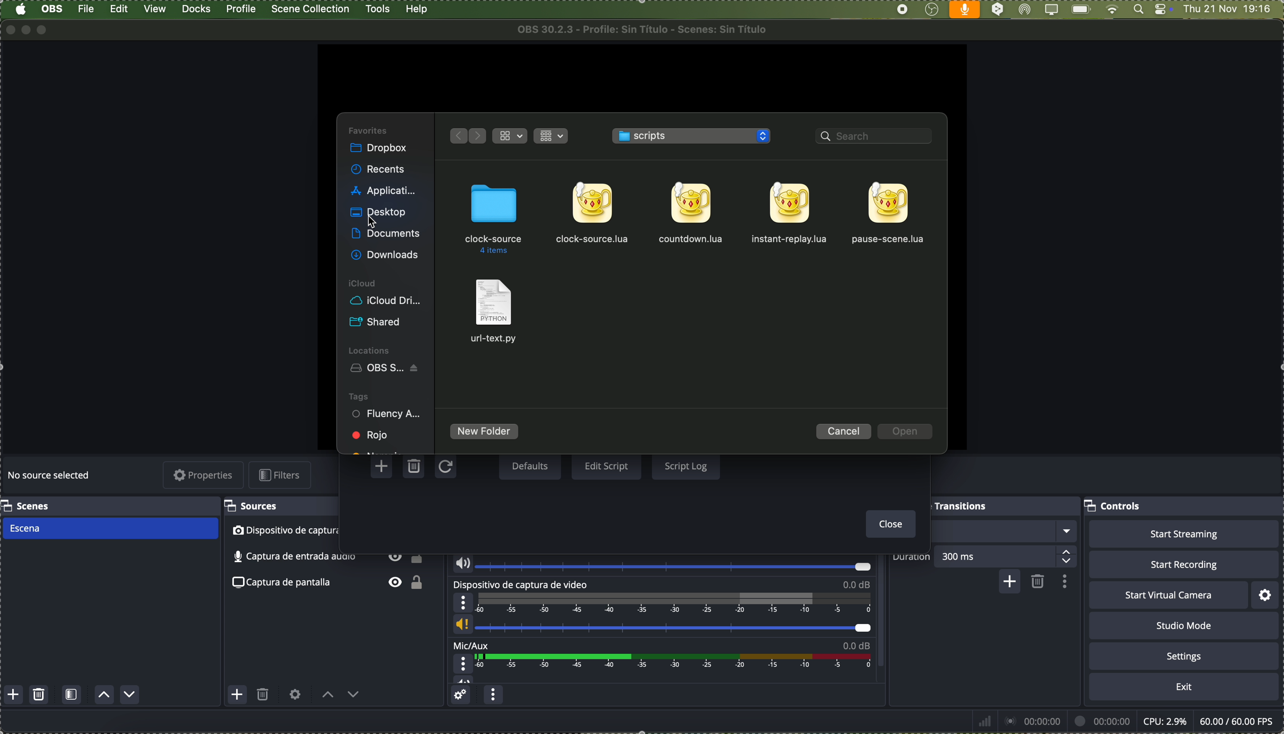 The image size is (1284, 734). Describe the element at coordinates (1080, 10) in the screenshot. I see `battery` at that location.